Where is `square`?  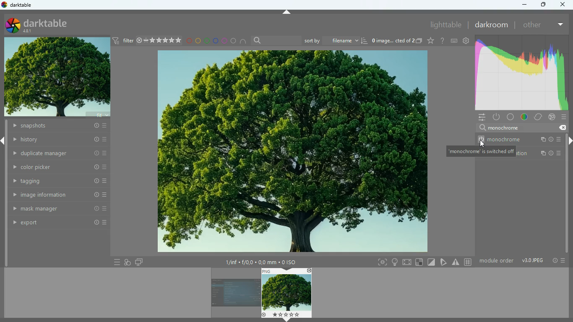 square is located at coordinates (419, 262).